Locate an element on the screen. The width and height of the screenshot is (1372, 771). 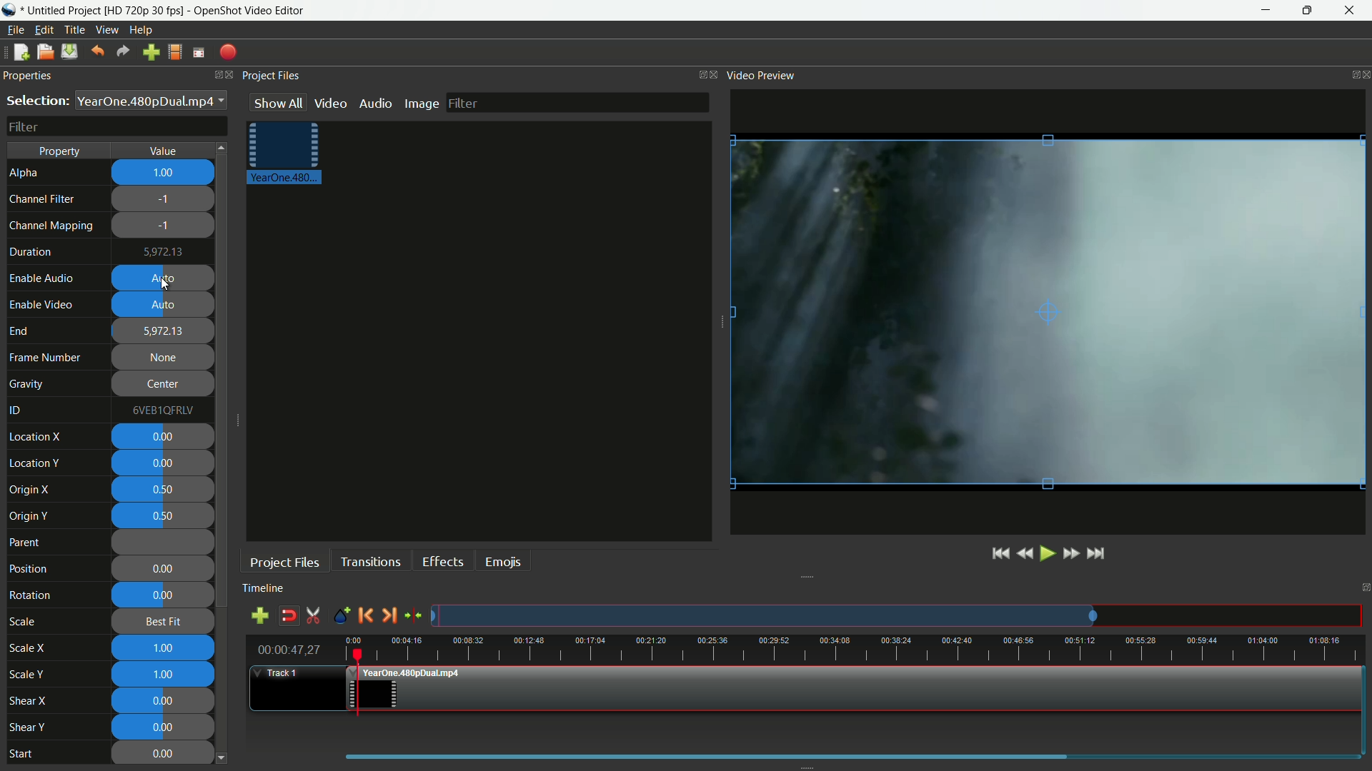
origin x is located at coordinates (31, 490).